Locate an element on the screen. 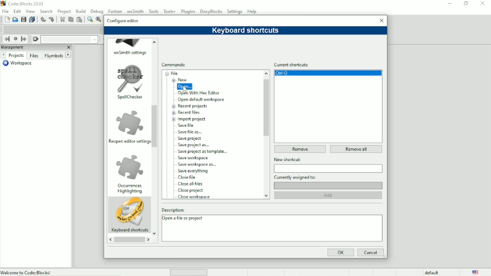 Image resolution: width=491 pixels, height=276 pixels. Cursor is located at coordinates (185, 89).